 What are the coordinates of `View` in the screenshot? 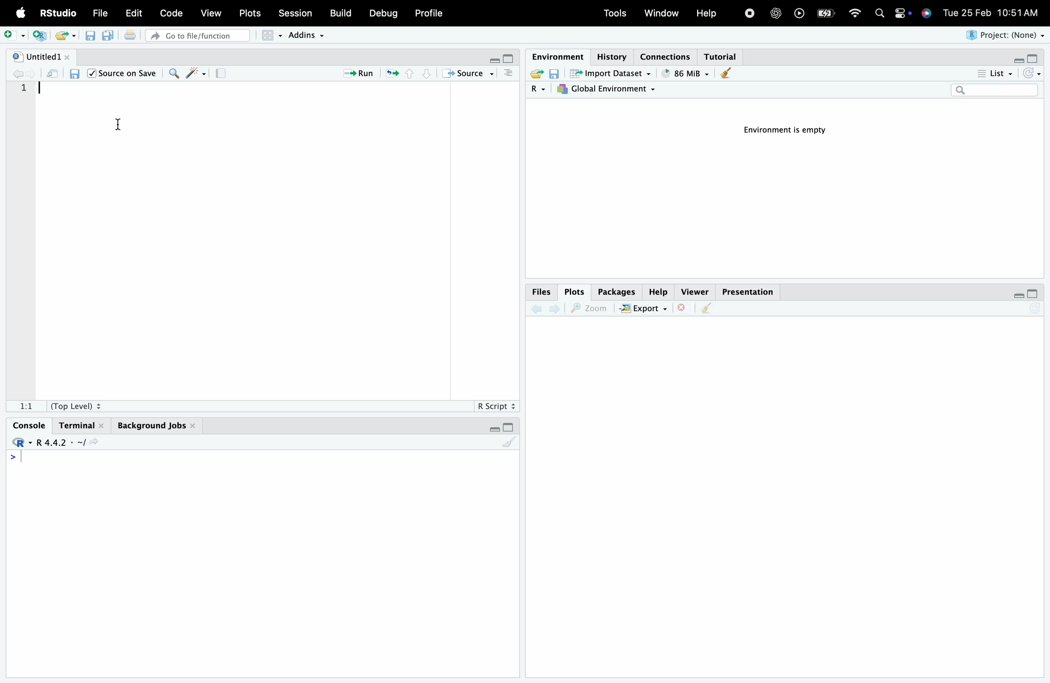 It's located at (213, 13).